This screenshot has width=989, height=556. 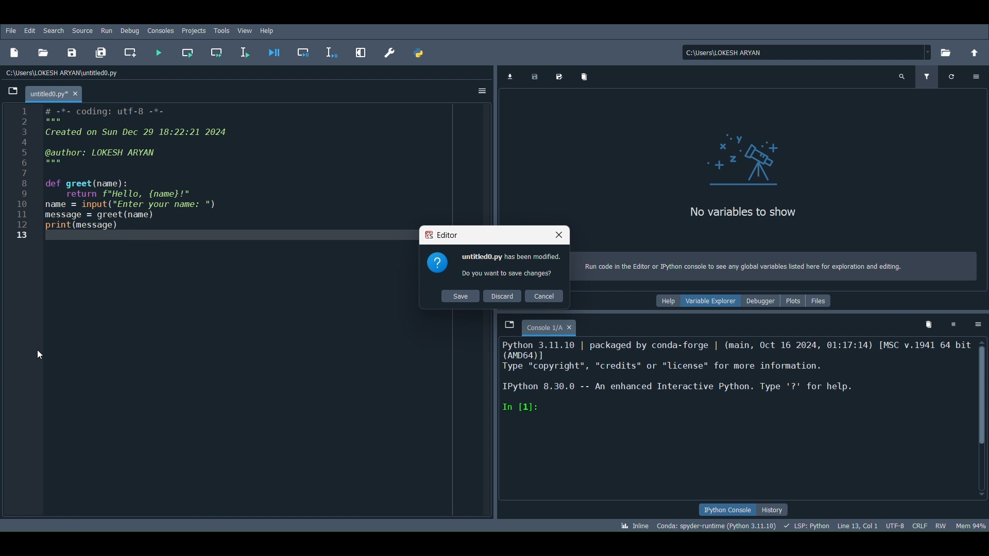 What do you see at coordinates (71, 50) in the screenshot?
I see `Save file (Ctrl + S)` at bounding box center [71, 50].